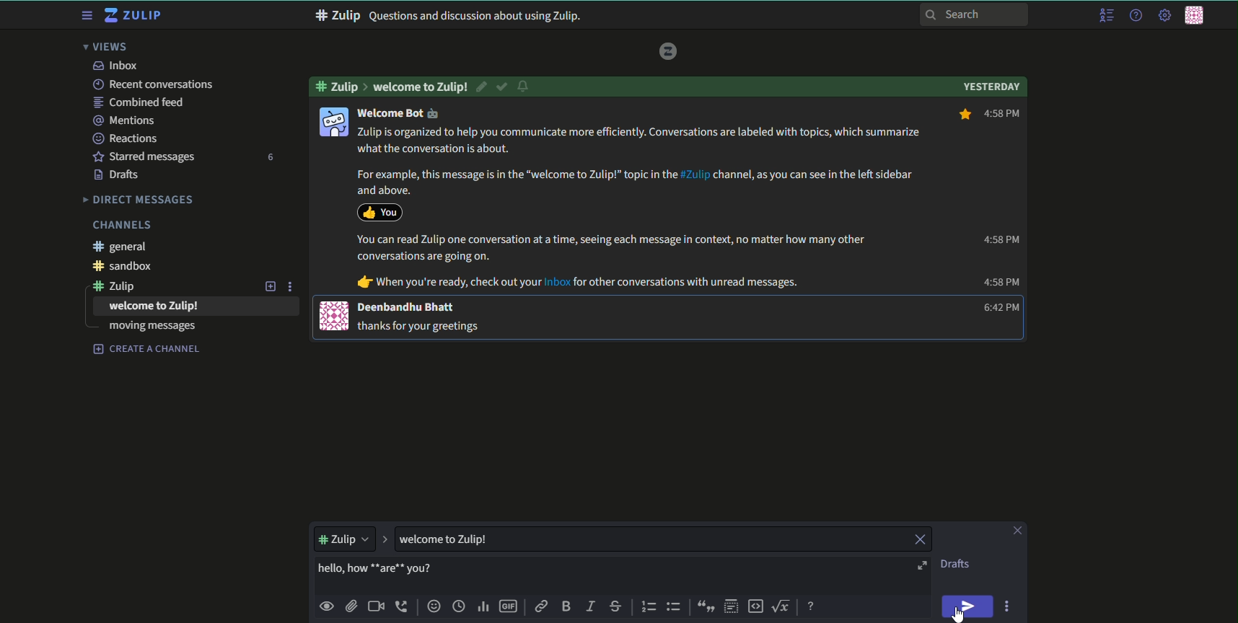 This screenshot has height=623, width=1238. I want to click on math, so click(783, 605).